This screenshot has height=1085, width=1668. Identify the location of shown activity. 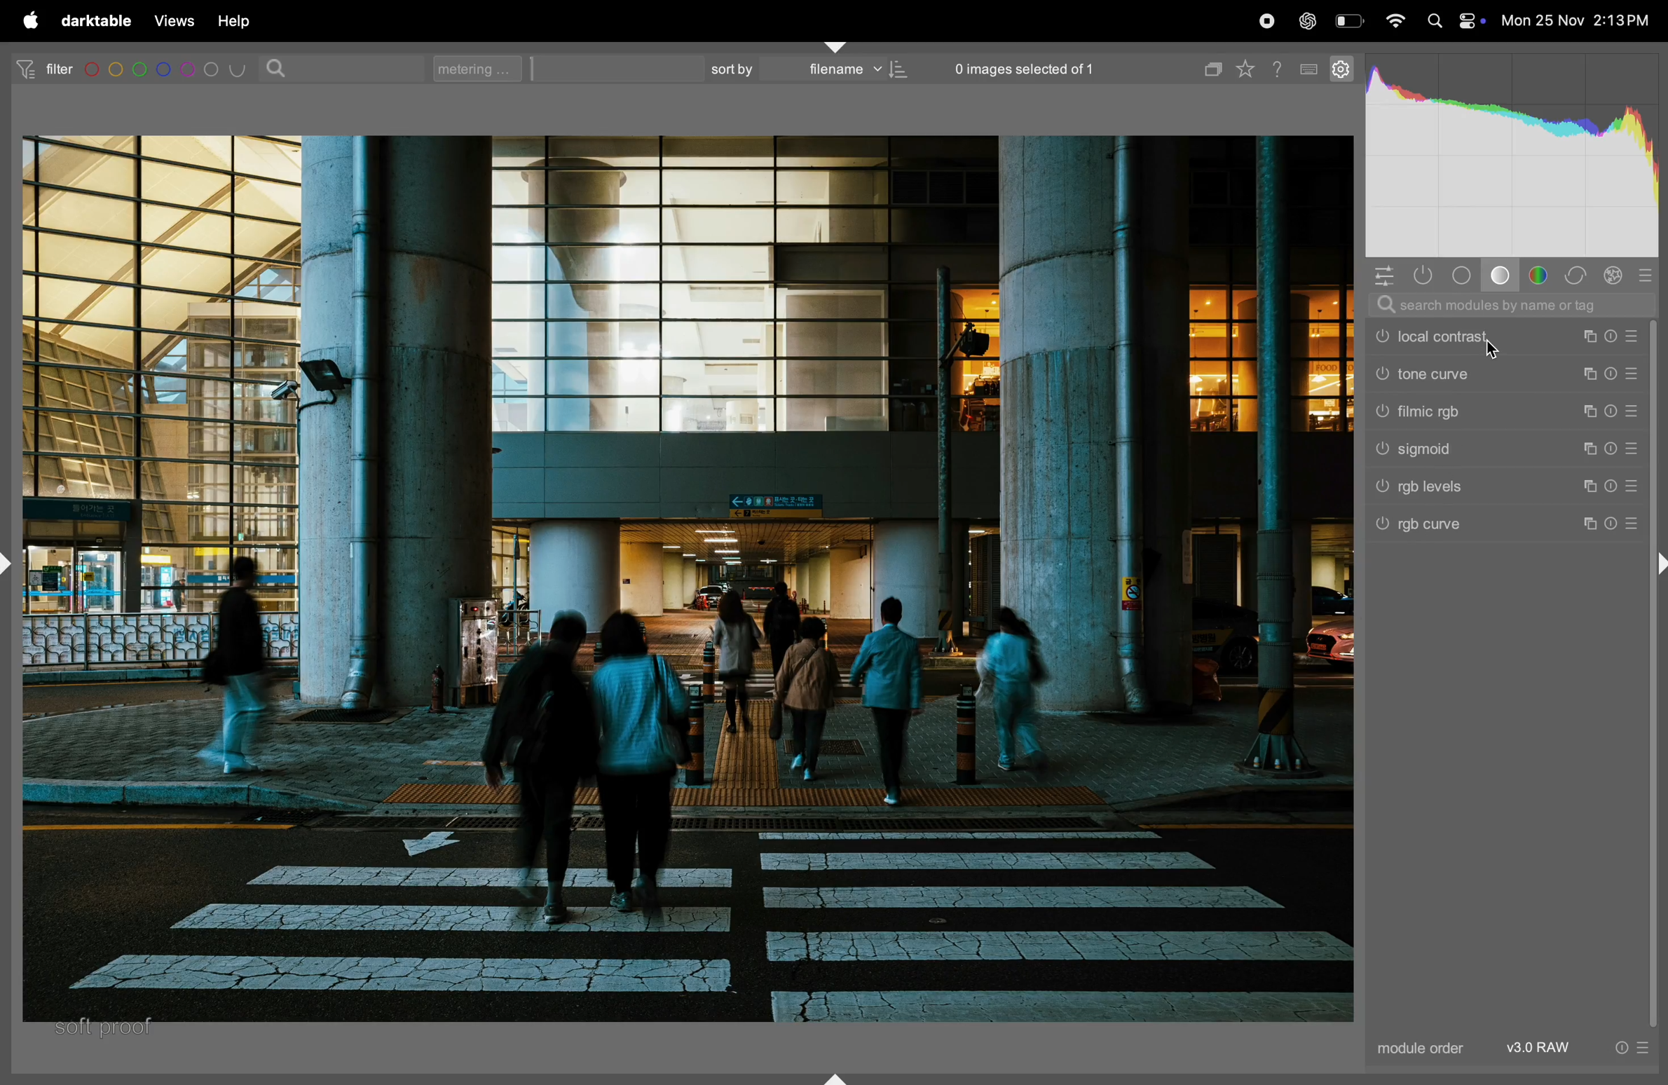
(1428, 276).